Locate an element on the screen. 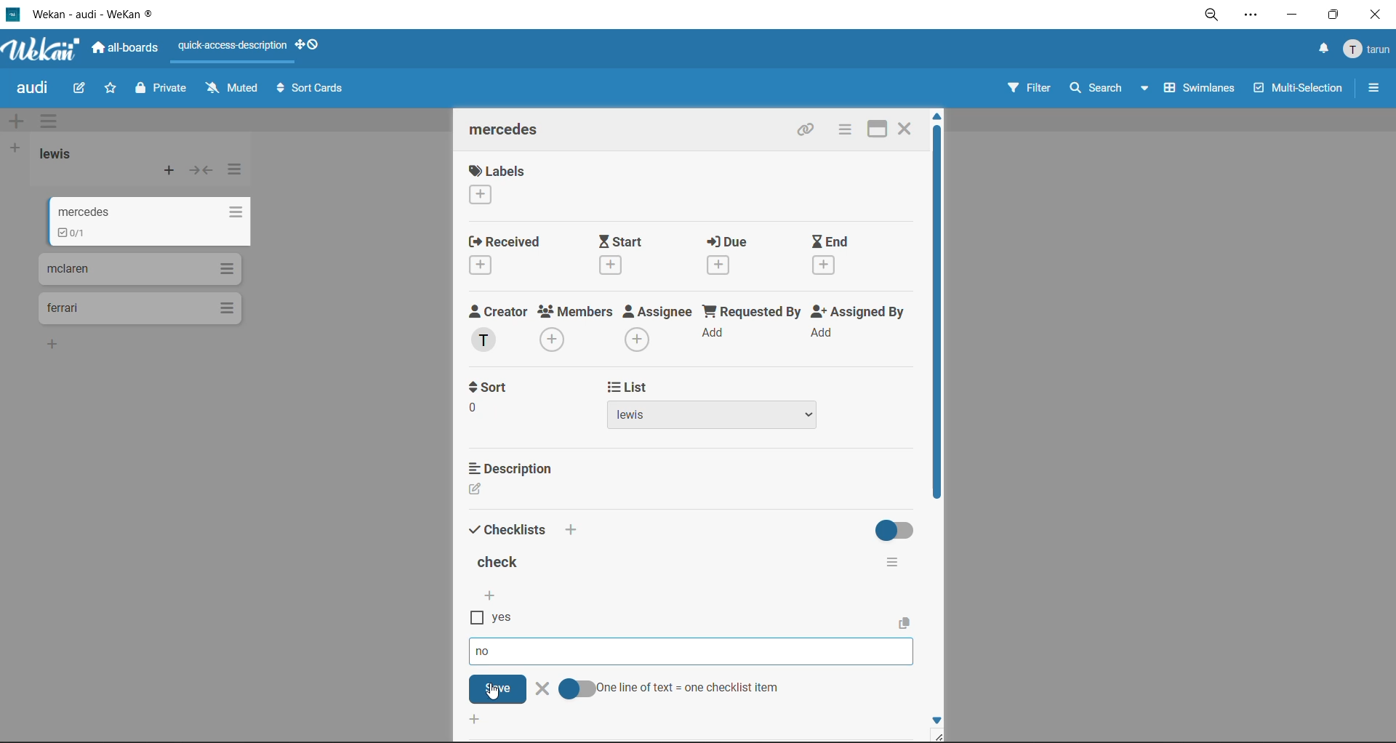  star is located at coordinates (112, 92).